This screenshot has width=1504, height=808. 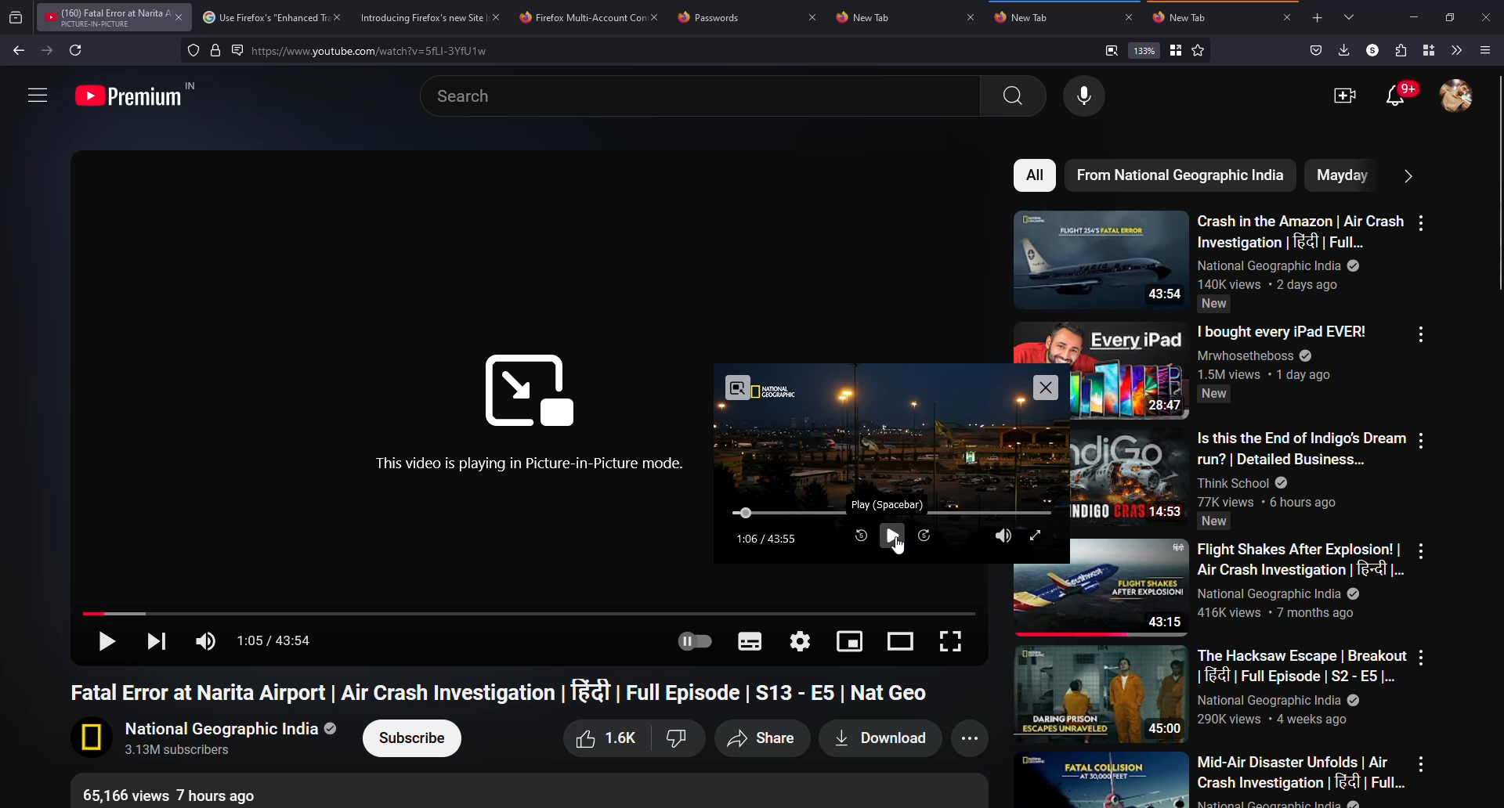 What do you see at coordinates (1101, 694) in the screenshot?
I see `Video thumbnail` at bounding box center [1101, 694].